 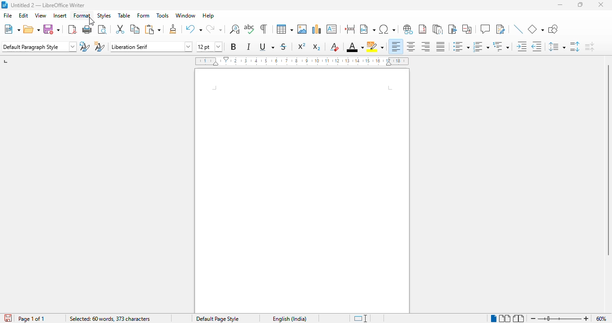 I want to click on edit, so click(x=23, y=15).